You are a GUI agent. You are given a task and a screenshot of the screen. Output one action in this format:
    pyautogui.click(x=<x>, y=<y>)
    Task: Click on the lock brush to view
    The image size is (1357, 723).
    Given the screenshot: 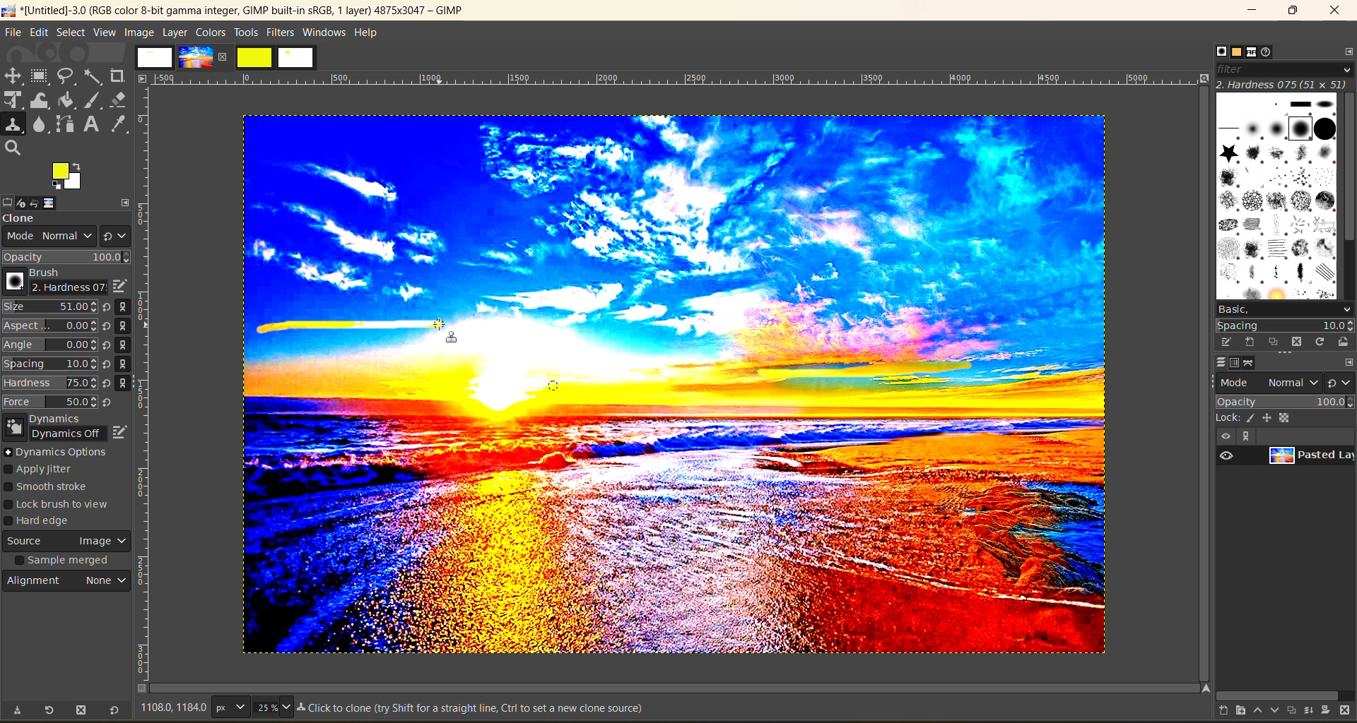 What is the action you would take?
    pyautogui.click(x=63, y=505)
    